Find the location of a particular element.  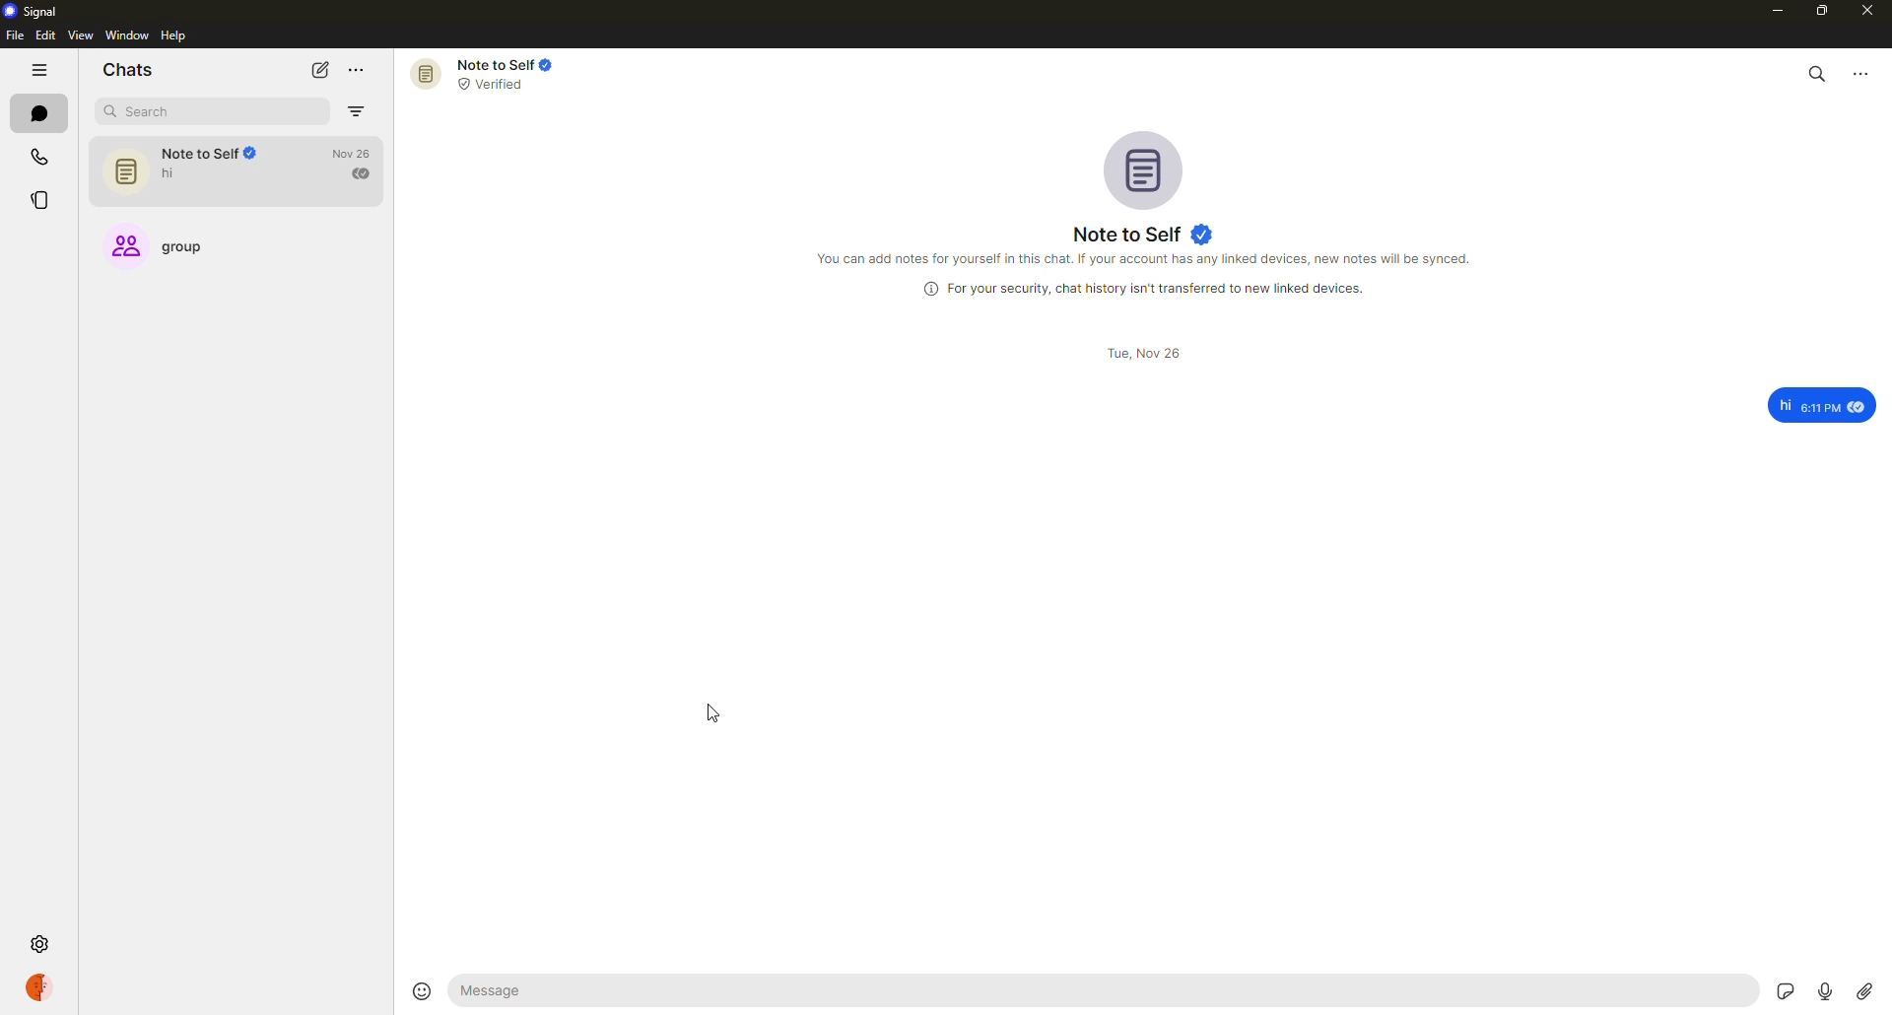

file is located at coordinates (14, 35).